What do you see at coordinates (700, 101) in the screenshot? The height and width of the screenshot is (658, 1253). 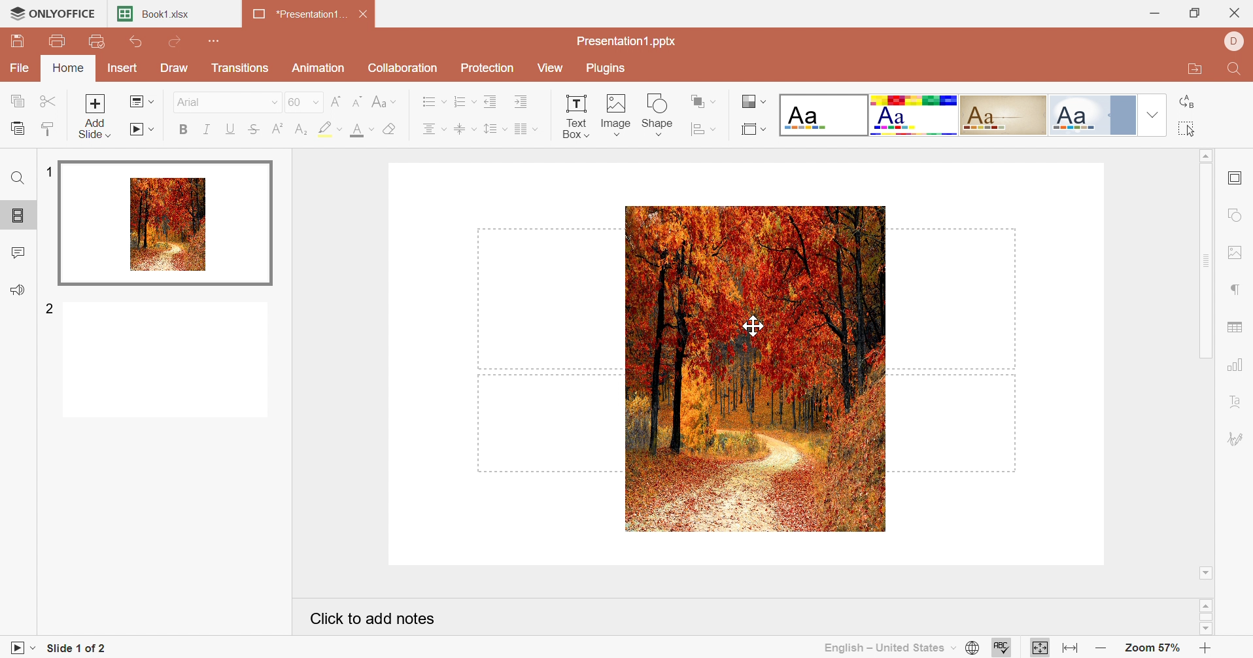 I see `Arrange shape` at bounding box center [700, 101].